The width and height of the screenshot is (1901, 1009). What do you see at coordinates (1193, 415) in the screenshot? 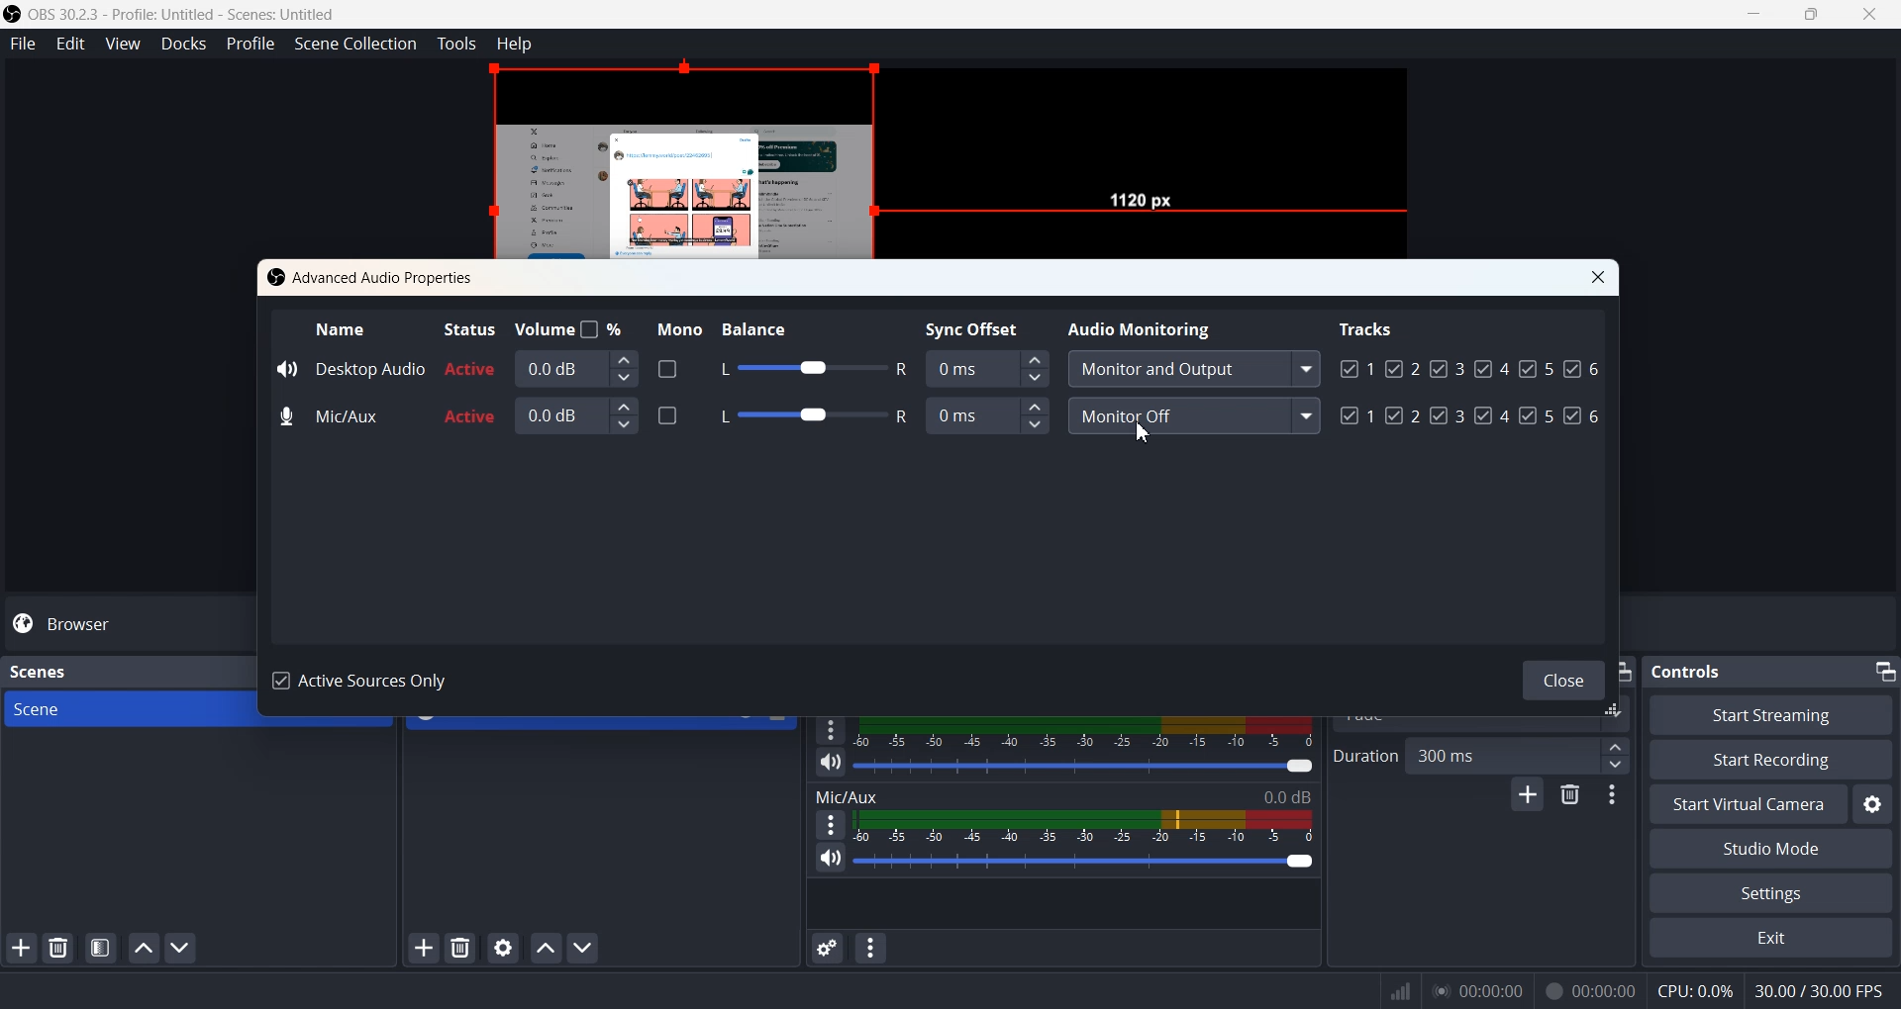
I see `Monitor off` at bounding box center [1193, 415].